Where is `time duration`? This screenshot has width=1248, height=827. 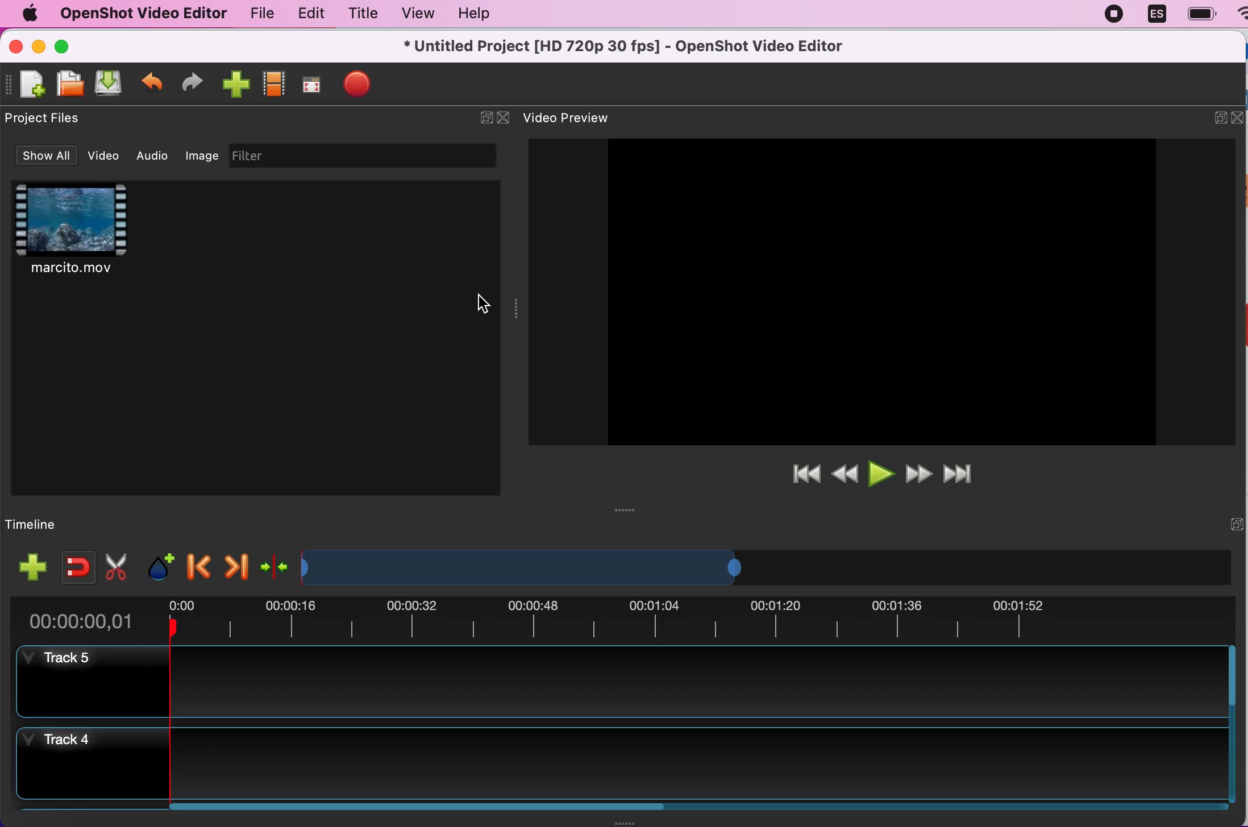
time duration is located at coordinates (618, 621).